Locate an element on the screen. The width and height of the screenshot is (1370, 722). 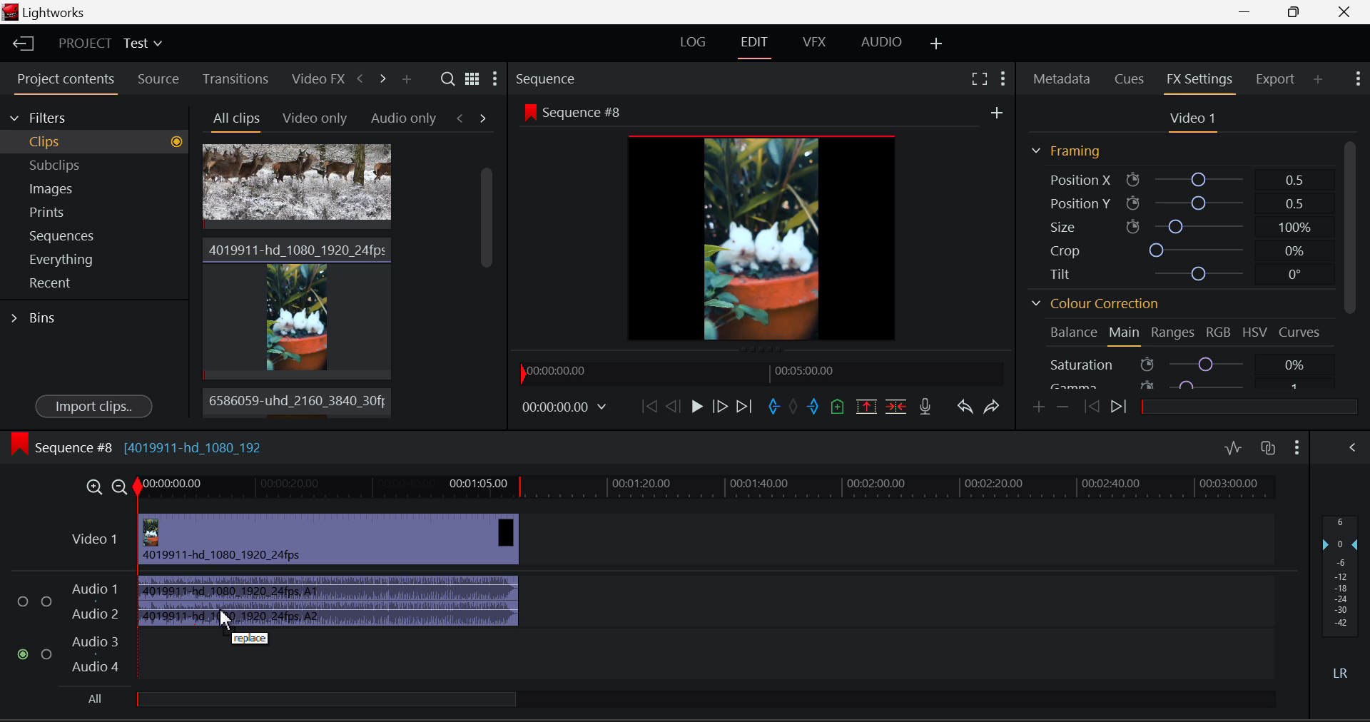
Audio Input Fields is located at coordinates (67, 629).